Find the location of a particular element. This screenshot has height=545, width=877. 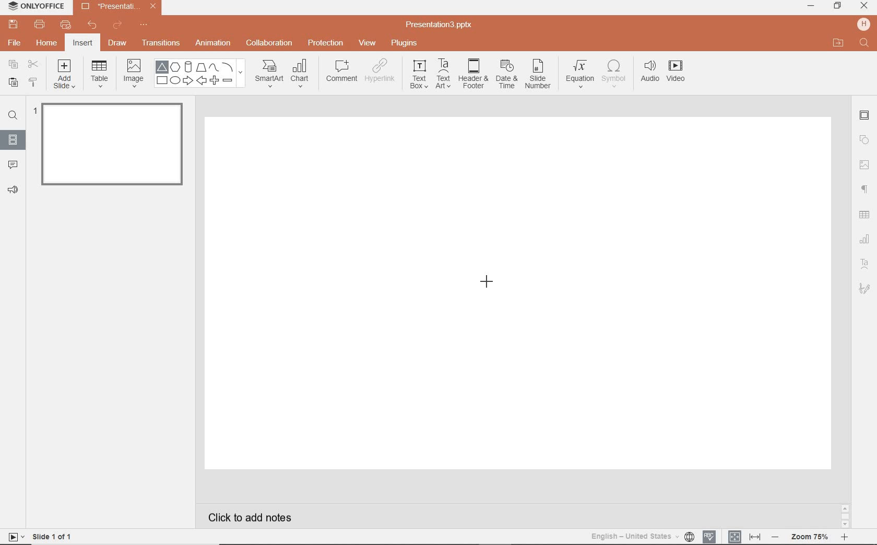

UNDO is located at coordinates (93, 26).